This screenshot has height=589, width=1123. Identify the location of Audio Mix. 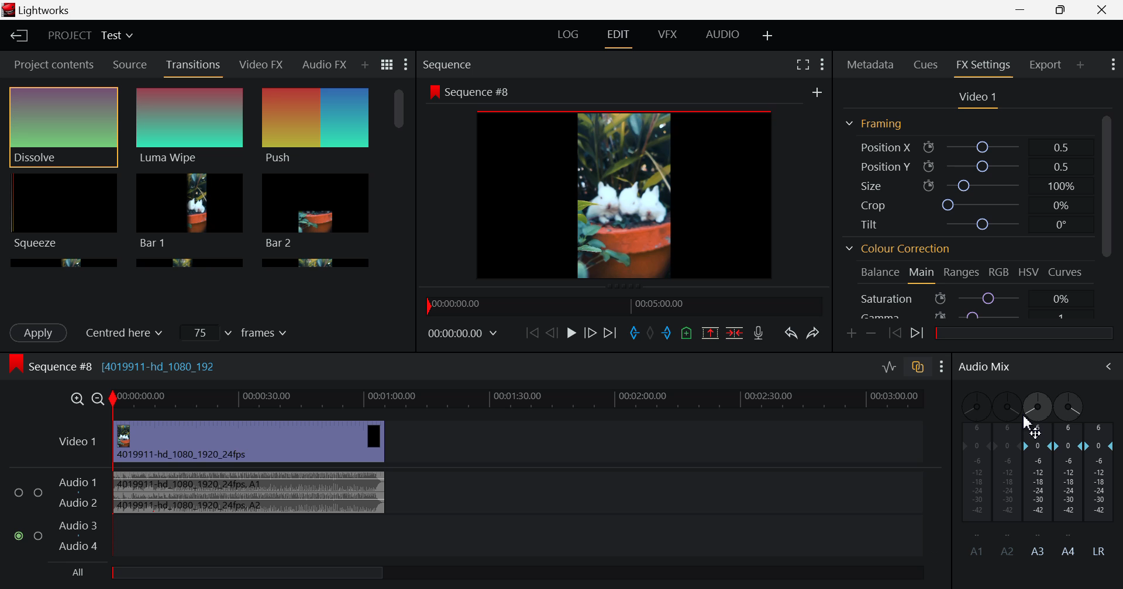
(983, 369).